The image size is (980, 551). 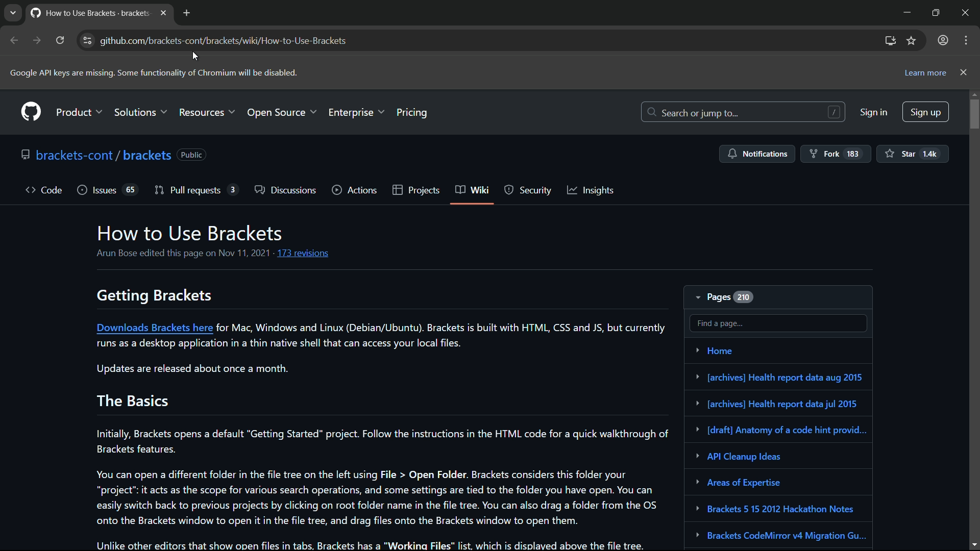 I want to click on forward, so click(x=38, y=40).